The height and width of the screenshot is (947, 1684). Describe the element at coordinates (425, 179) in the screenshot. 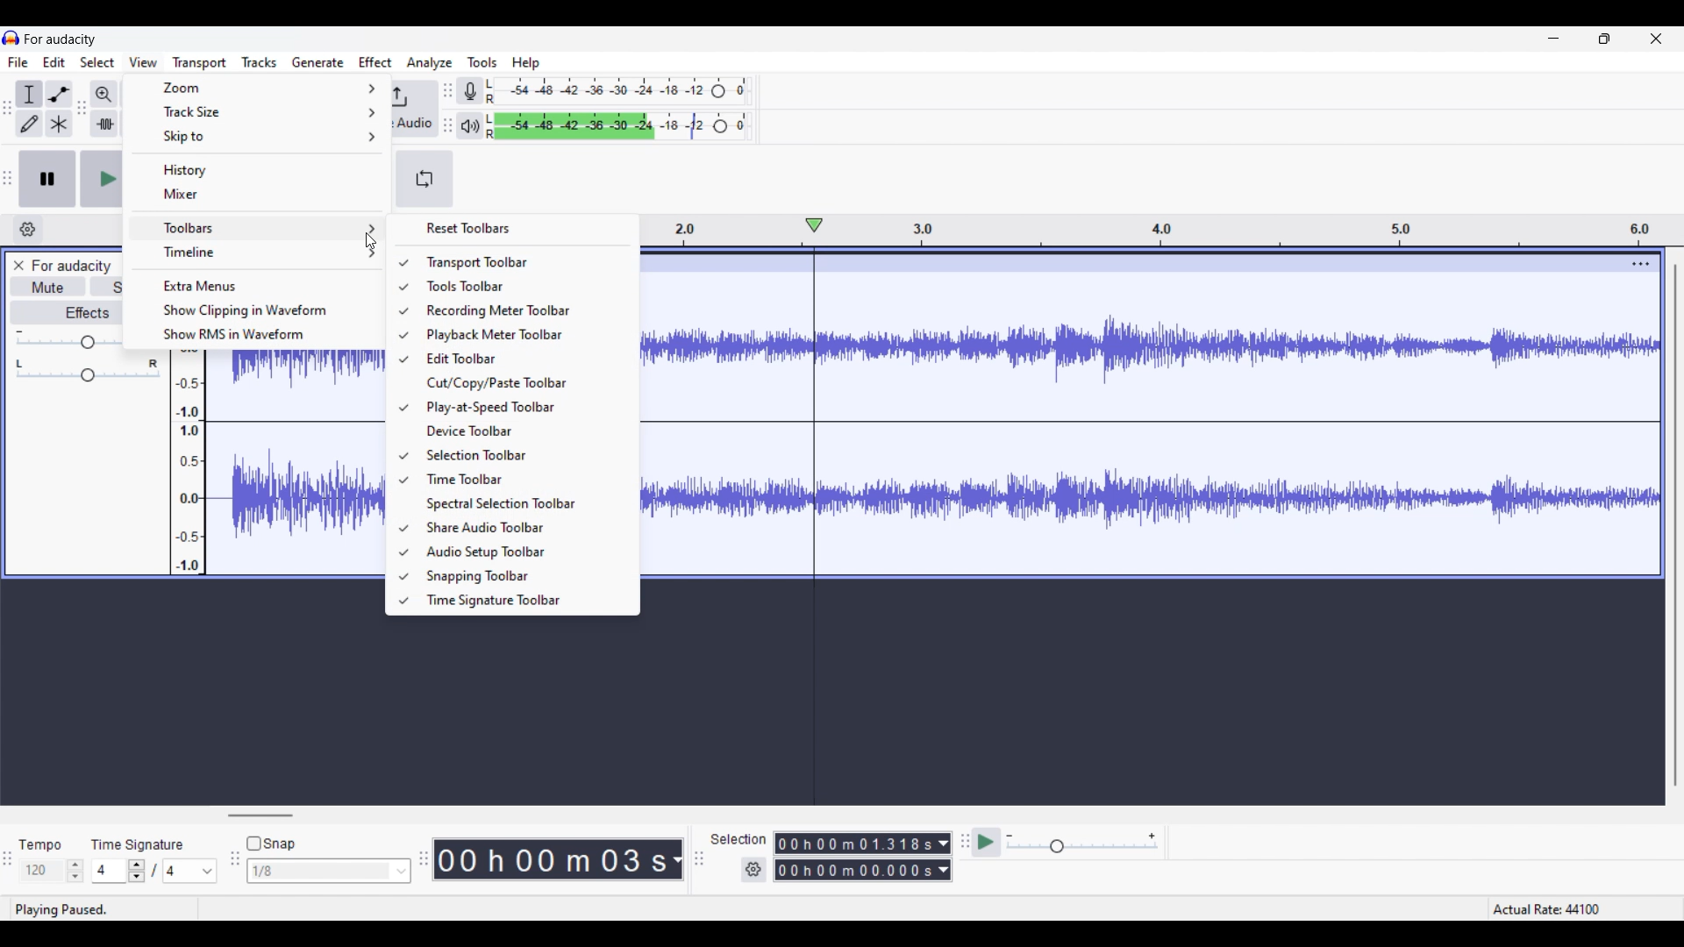

I see `Enable looping` at that location.